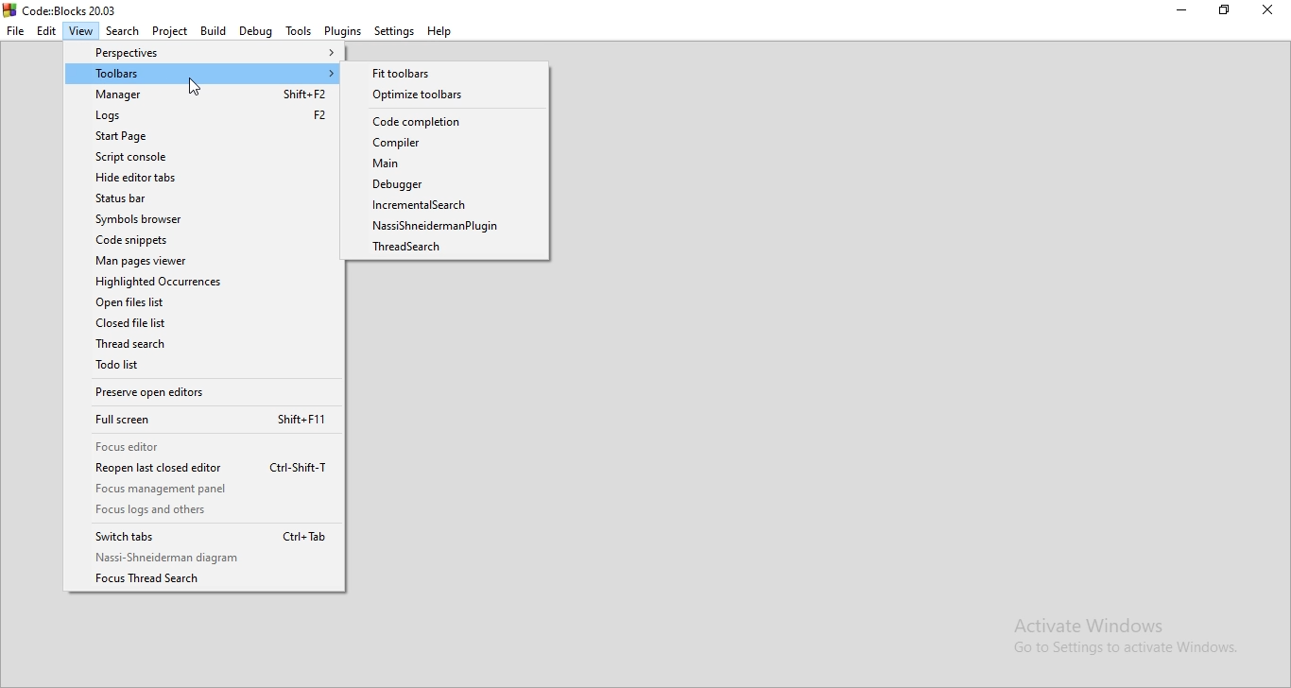 This screenshot has width=1291, height=688. What do you see at coordinates (445, 165) in the screenshot?
I see `Main` at bounding box center [445, 165].